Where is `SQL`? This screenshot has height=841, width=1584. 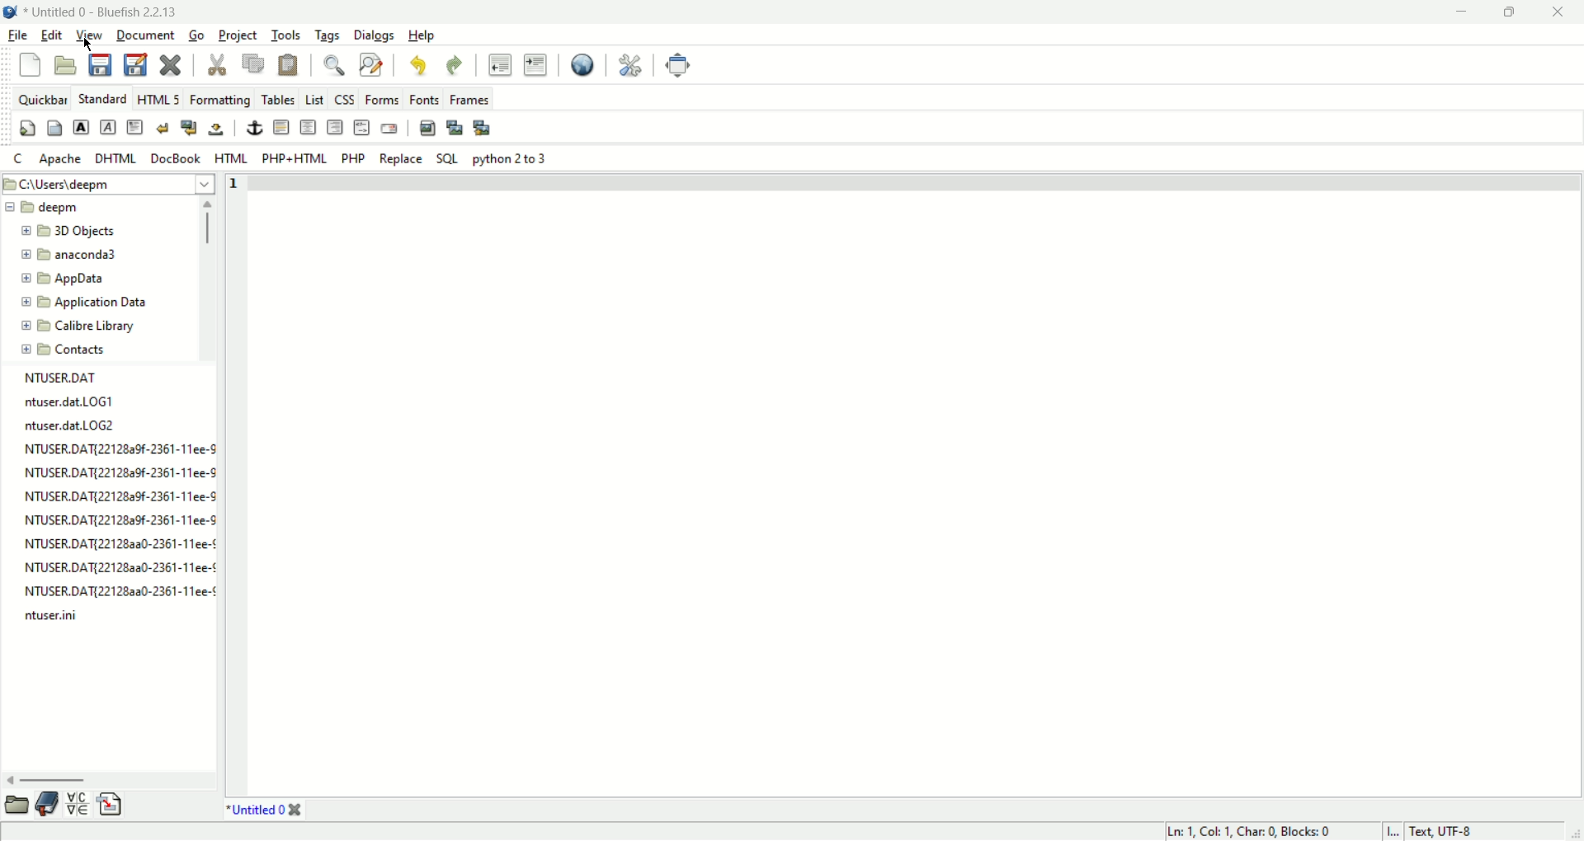 SQL is located at coordinates (448, 160).